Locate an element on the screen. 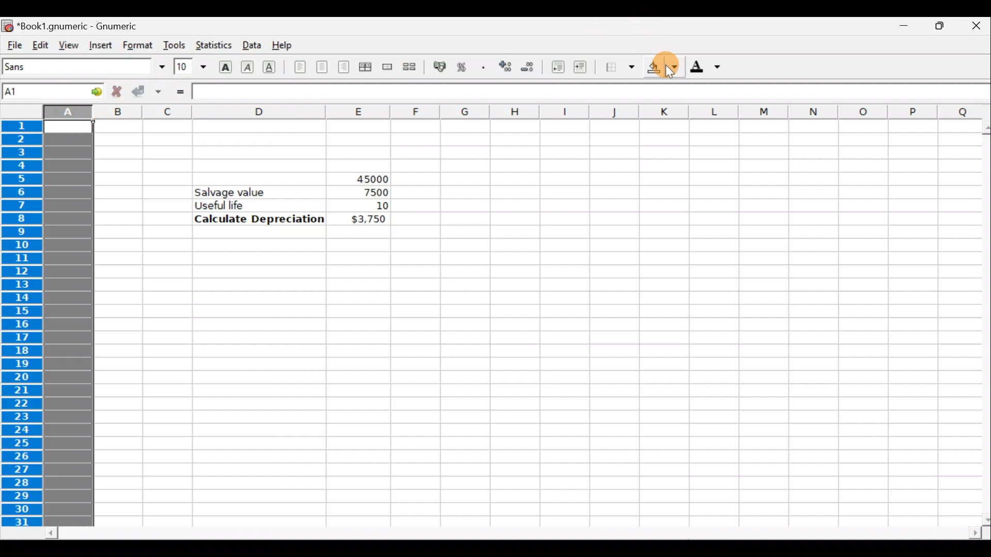 The image size is (991, 557). Font name - Sans is located at coordinates (82, 67).